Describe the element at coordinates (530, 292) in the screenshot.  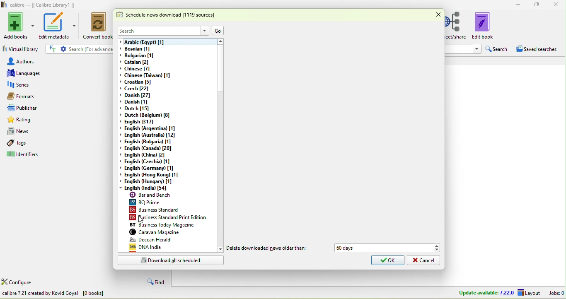
I see `layout` at that location.